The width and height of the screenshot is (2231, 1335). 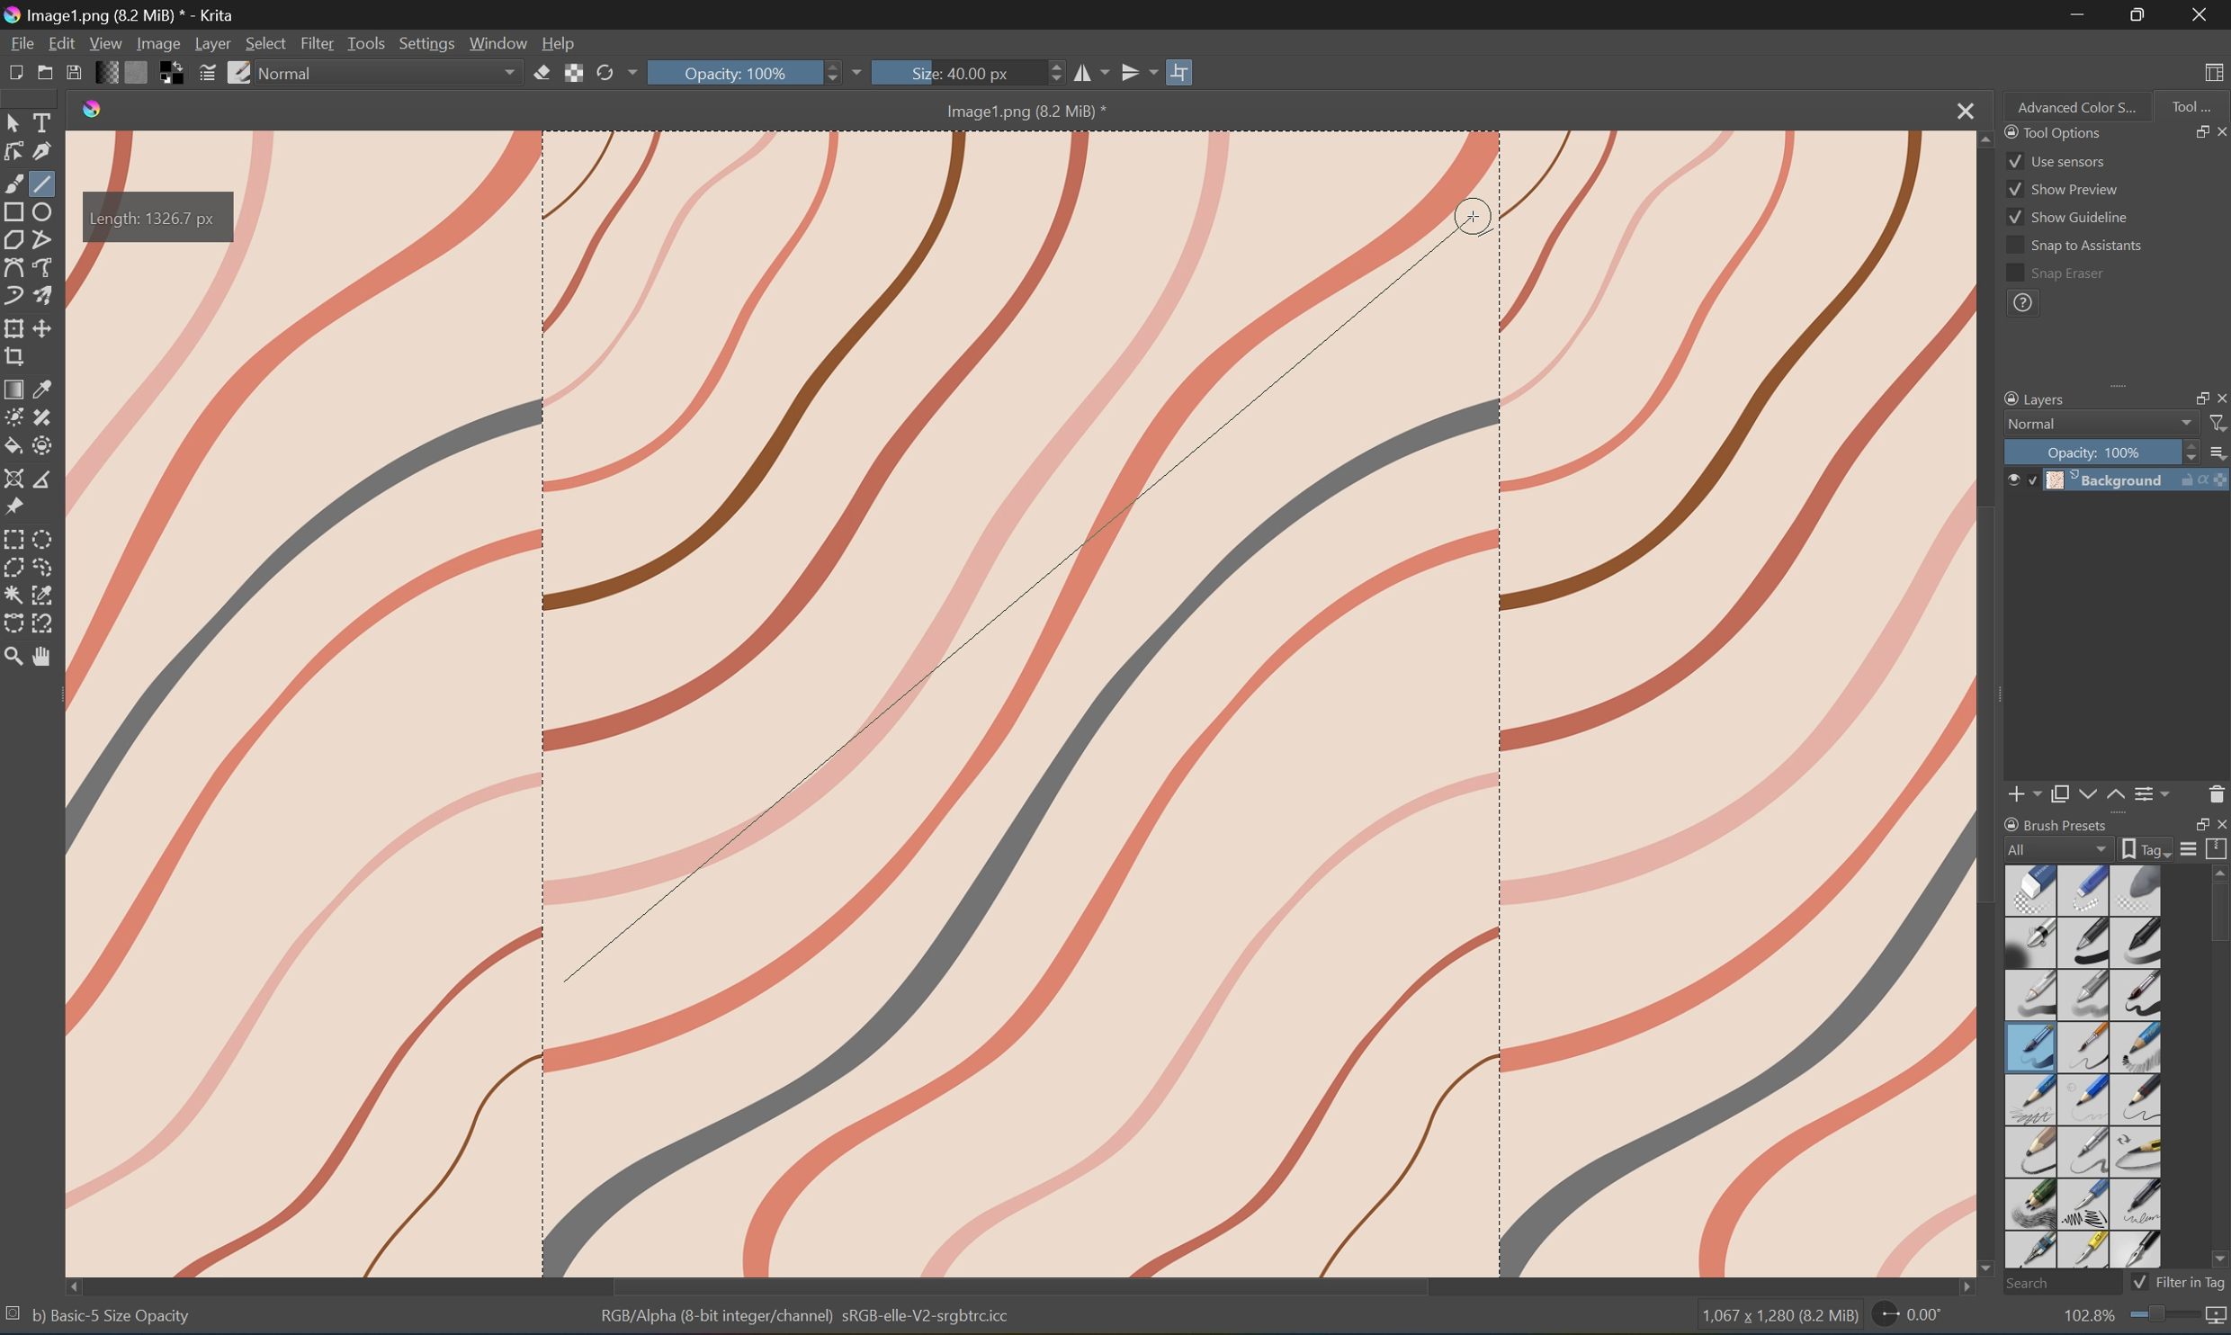 I want to click on Background, so click(x=2140, y=479).